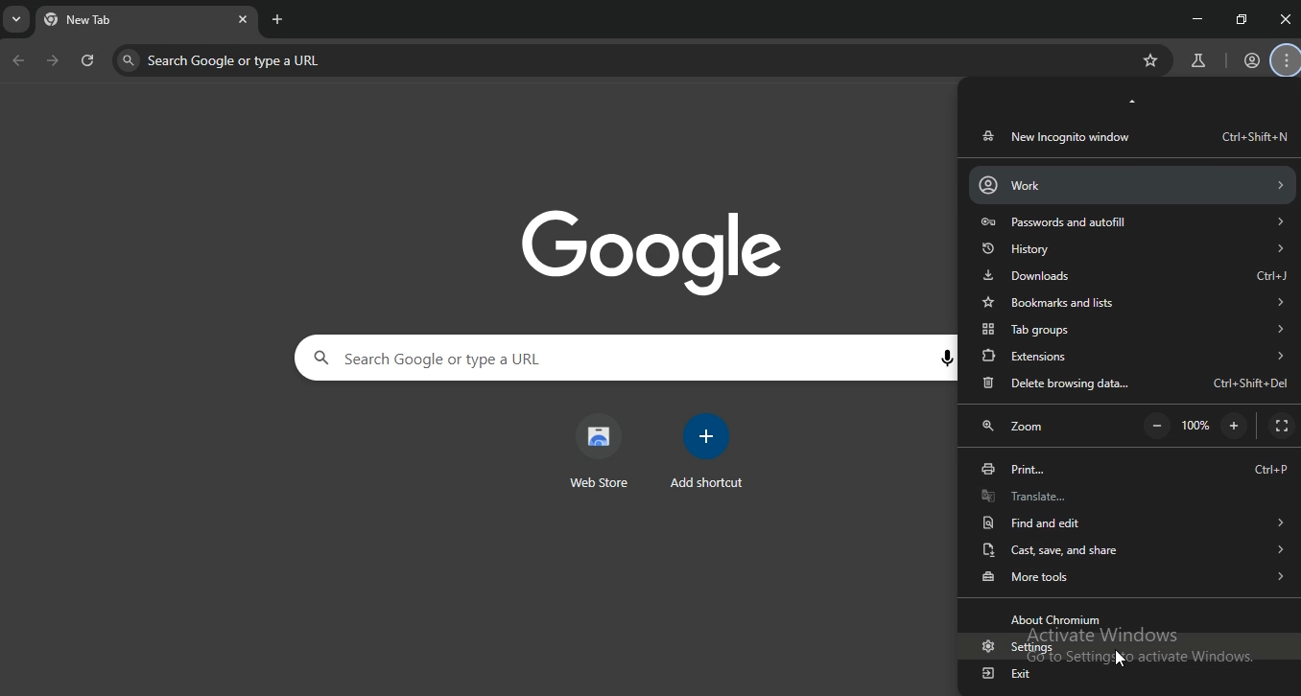  What do you see at coordinates (1132, 331) in the screenshot?
I see `tabgroups` at bounding box center [1132, 331].